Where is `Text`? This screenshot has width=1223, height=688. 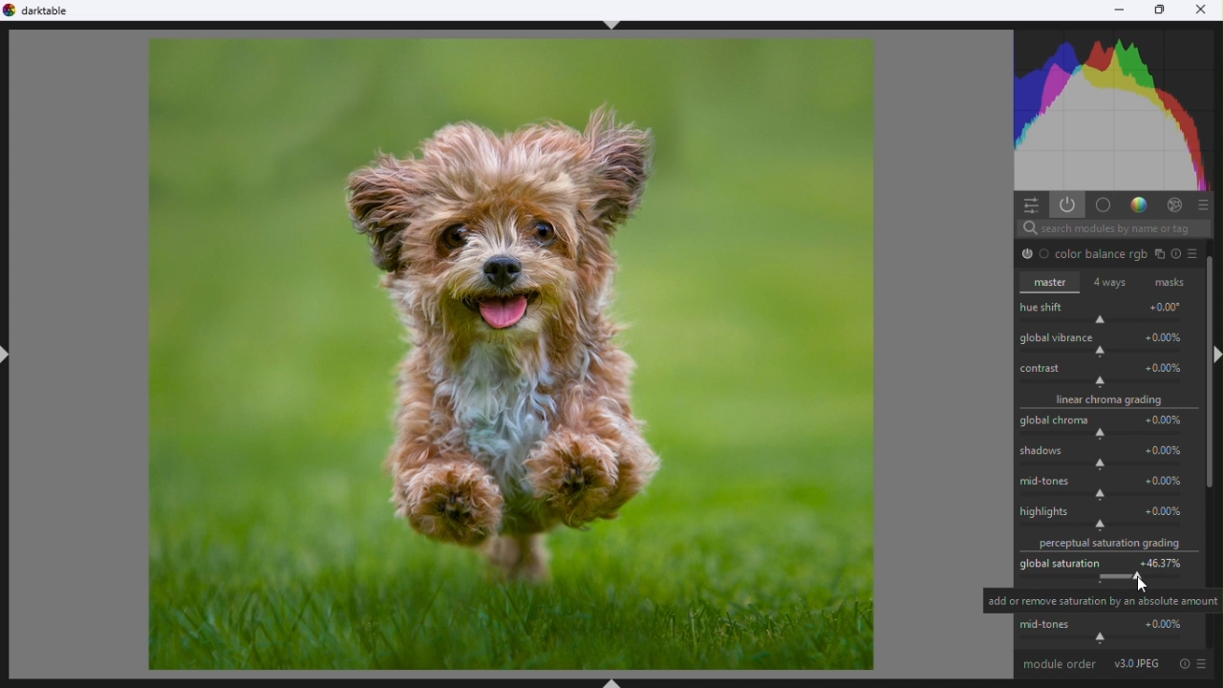 Text is located at coordinates (1103, 601).